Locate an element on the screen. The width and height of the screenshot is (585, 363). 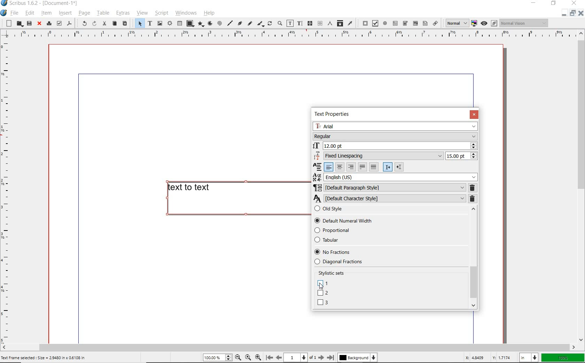
page is located at coordinates (84, 14).